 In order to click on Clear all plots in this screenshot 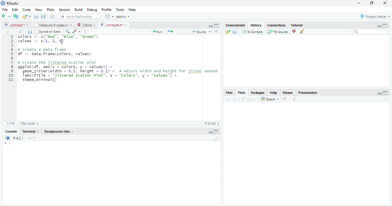, I will do `click(294, 99)`.